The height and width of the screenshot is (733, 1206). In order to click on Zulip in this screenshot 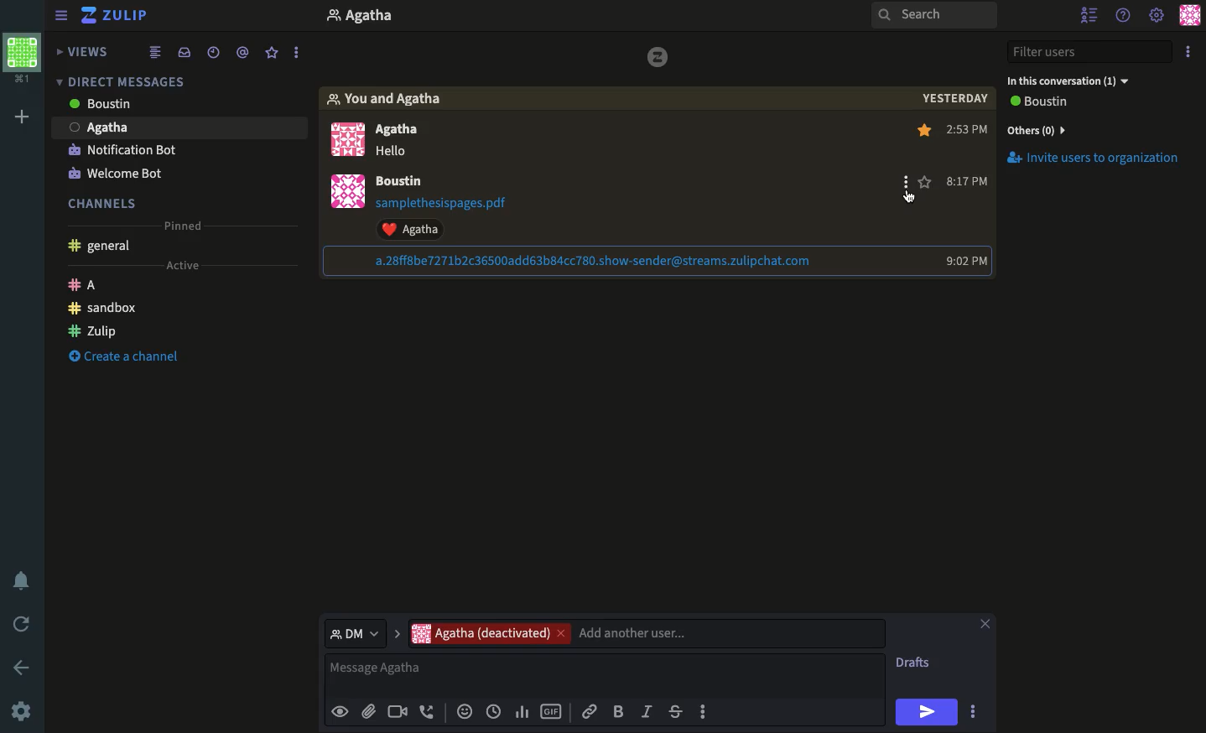, I will do `click(93, 329)`.